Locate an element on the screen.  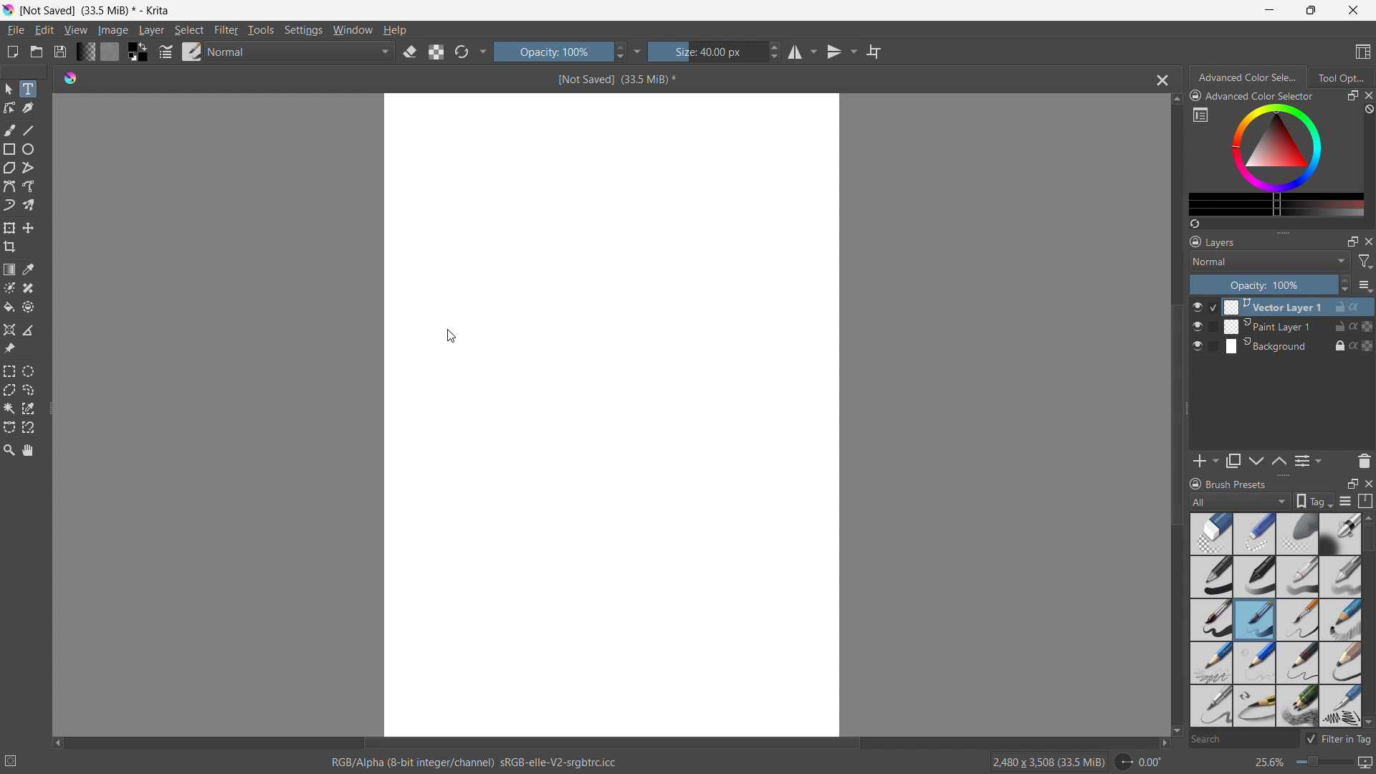
vertical scrollbar is located at coordinates (1172, 415).